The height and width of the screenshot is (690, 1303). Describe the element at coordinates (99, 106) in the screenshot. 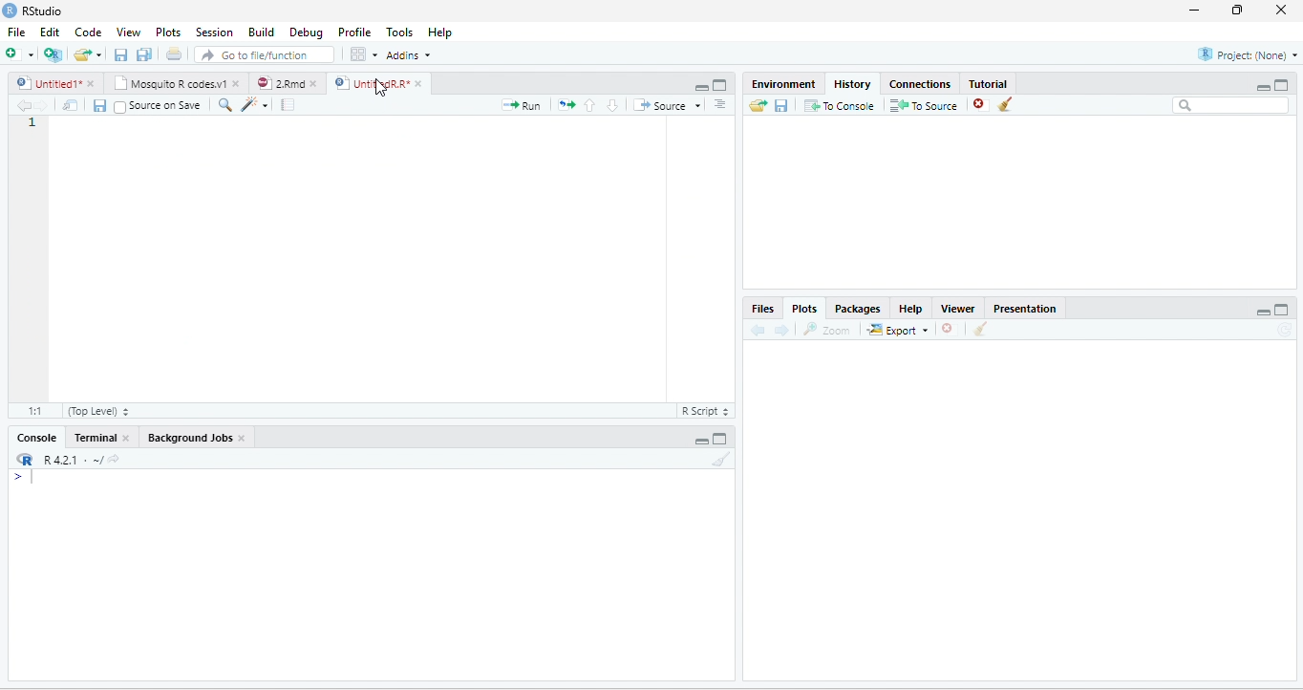

I see `Save current document` at that location.